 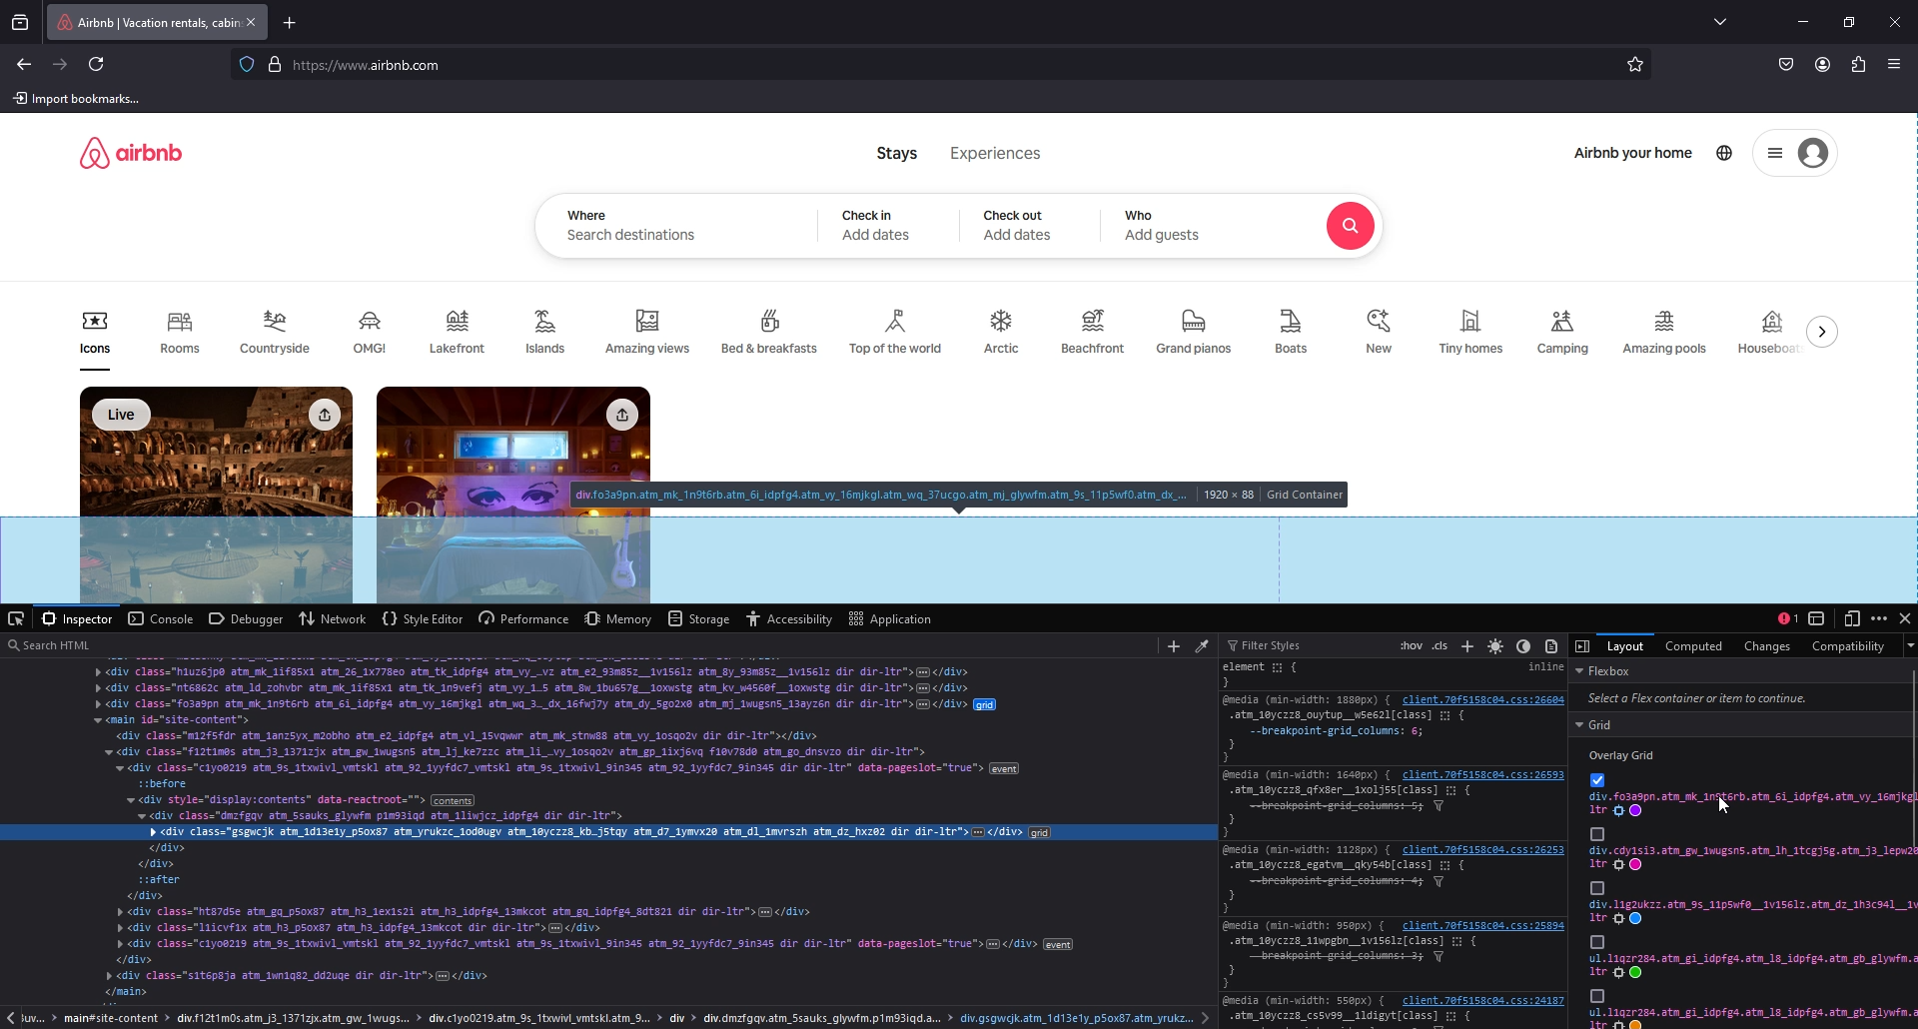 I want to click on boats, so click(x=1297, y=332).